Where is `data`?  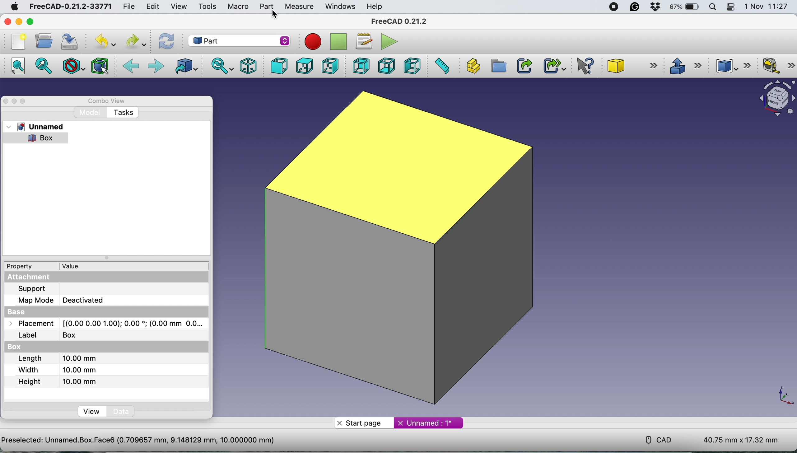
data is located at coordinates (121, 412).